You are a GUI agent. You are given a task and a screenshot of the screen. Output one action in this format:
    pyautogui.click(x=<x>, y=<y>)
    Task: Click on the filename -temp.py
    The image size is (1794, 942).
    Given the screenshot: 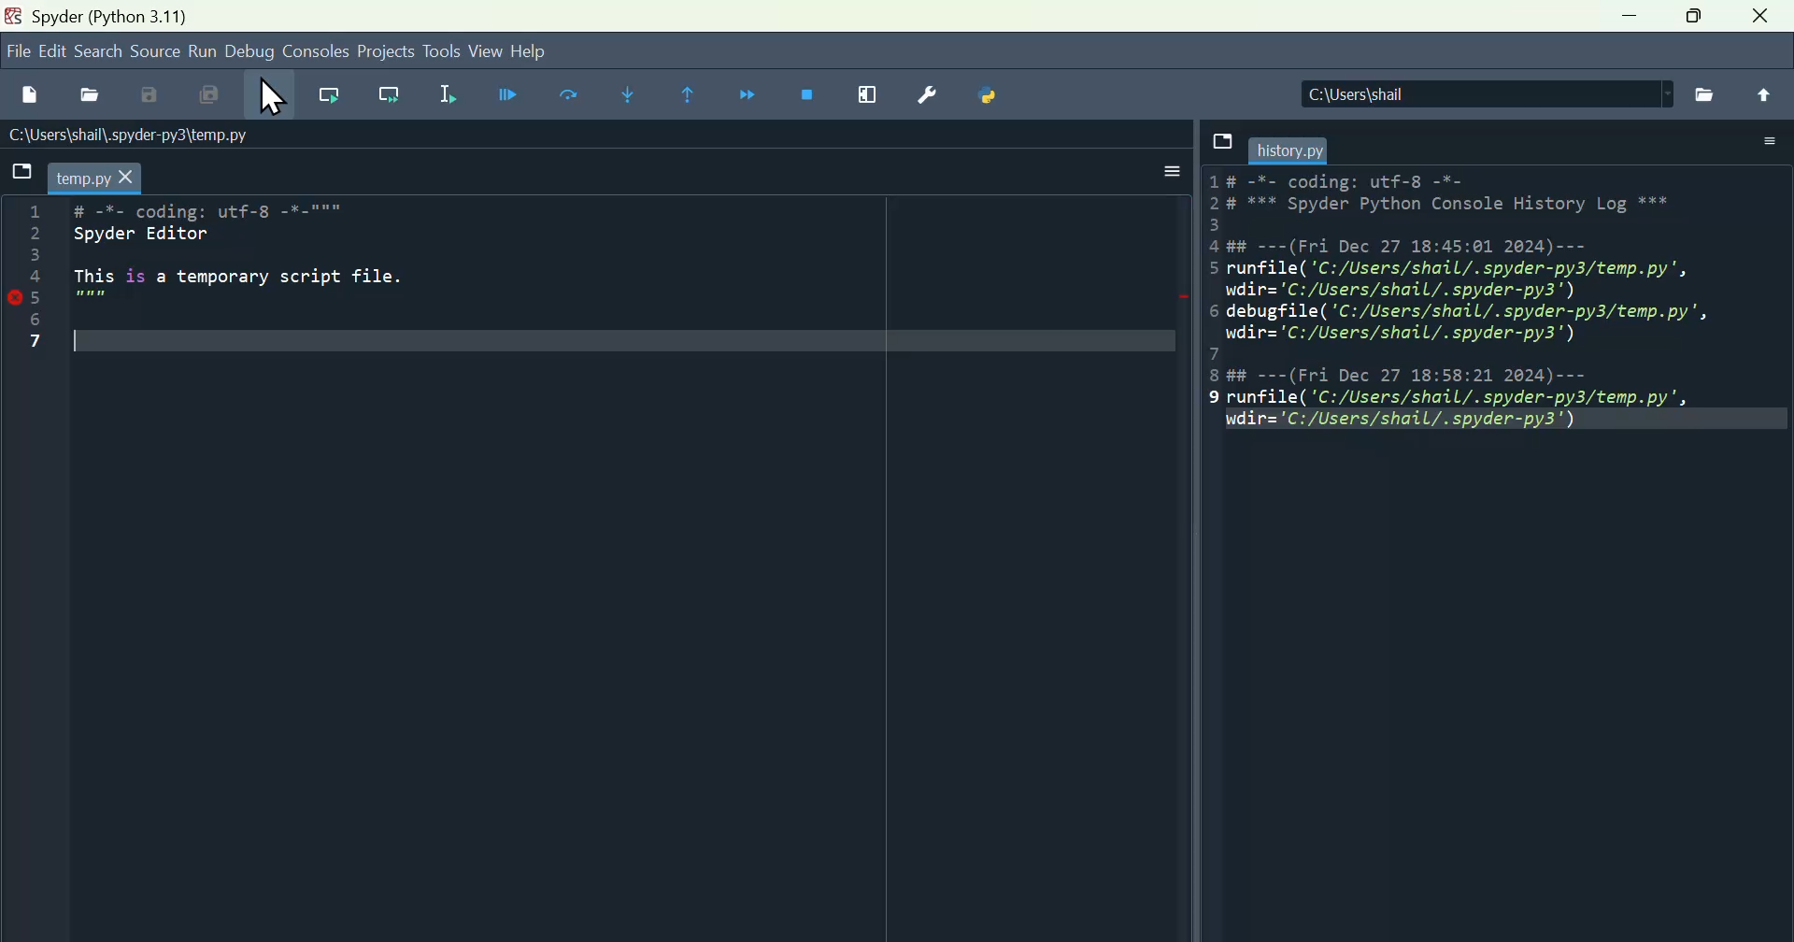 What is the action you would take?
    pyautogui.click(x=100, y=177)
    